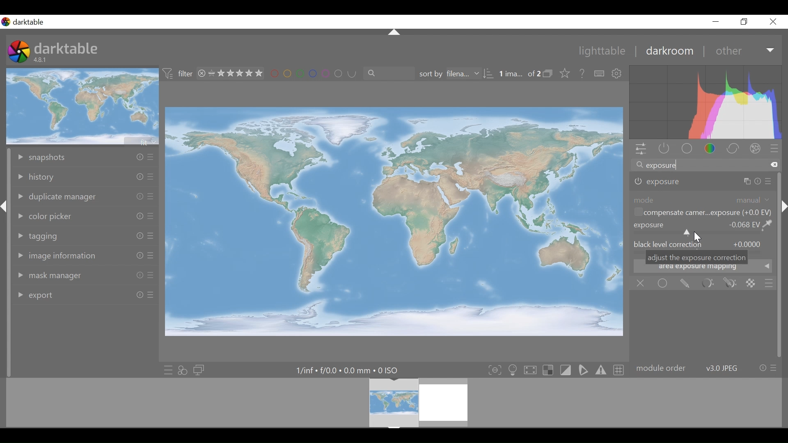  Describe the element at coordinates (732, 283) in the screenshot. I see `drawn and parametric mask` at that location.